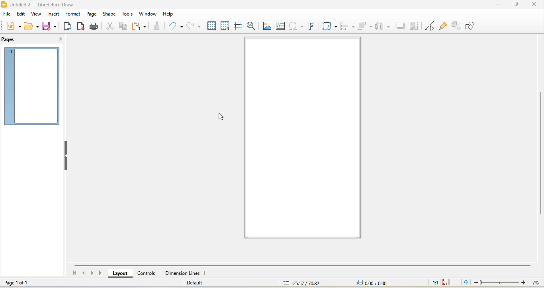 This screenshot has height=288, width=544. What do you see at coordinates (466, 282) in the screenshot?
I see `fit page to current window` at bounding box center [466, 282].